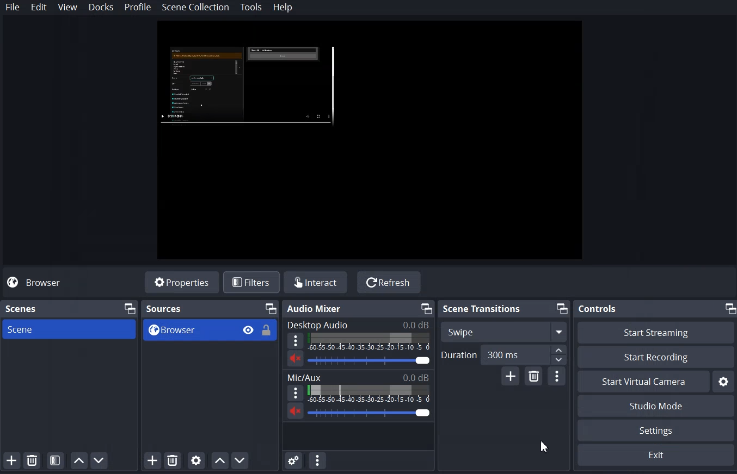 Image resolution: width=737 pixels, height=474 pixels. I want to click on Help, so click(283, 8).